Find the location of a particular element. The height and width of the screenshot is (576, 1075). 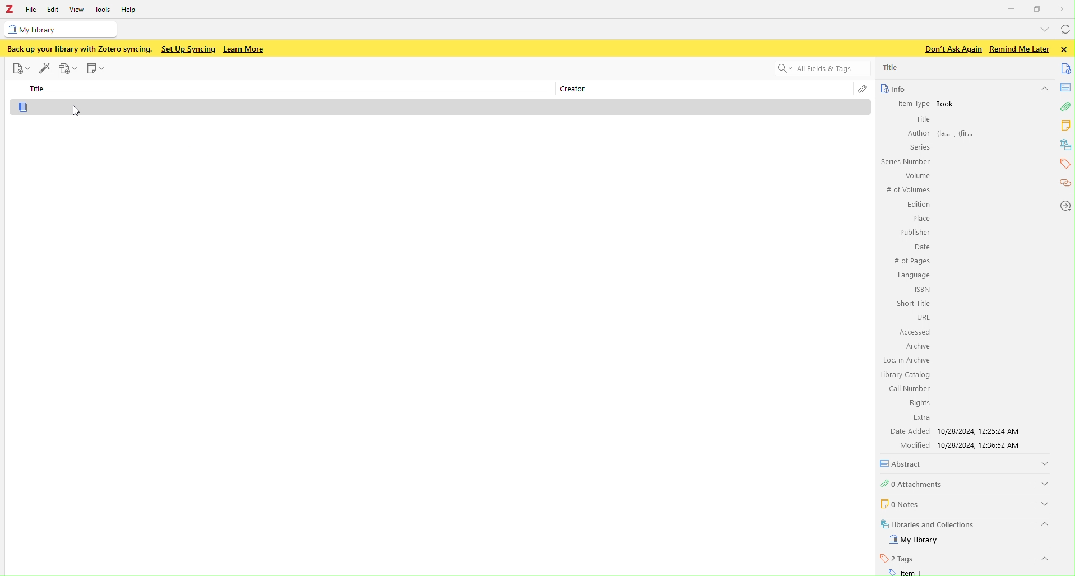

Info is located at coordinates (892, 89).